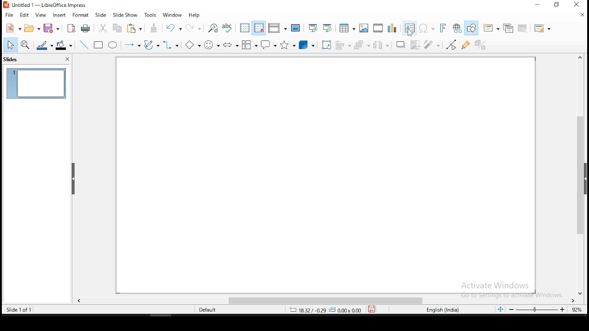  What do you see at coordinates (11, 45) in the screenshot?
I see `select tool` at bounding box center [11, 45].